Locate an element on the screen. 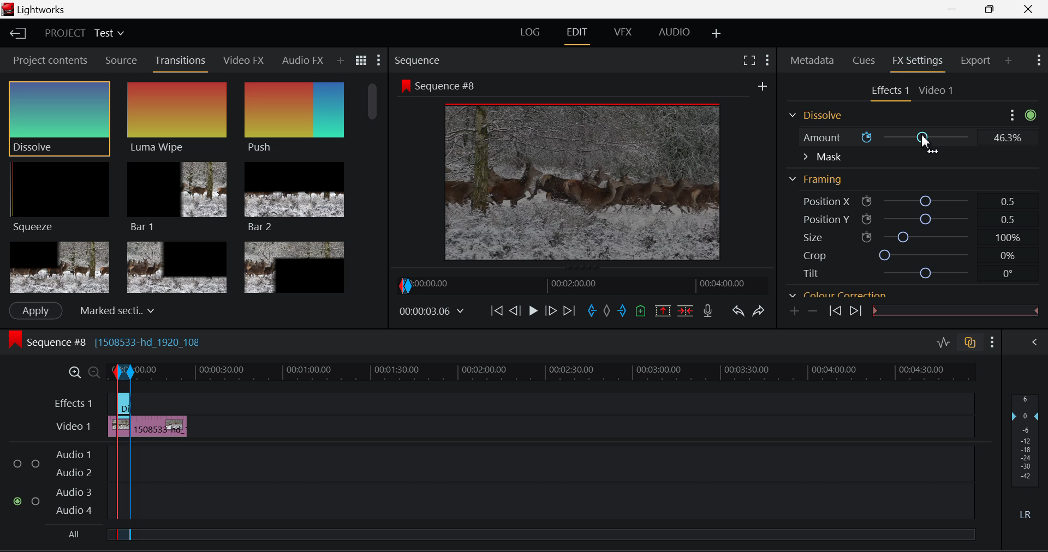 The width and height of the screenshot is (1048, 552). Effects 1 is located at coordinates (74, 403).